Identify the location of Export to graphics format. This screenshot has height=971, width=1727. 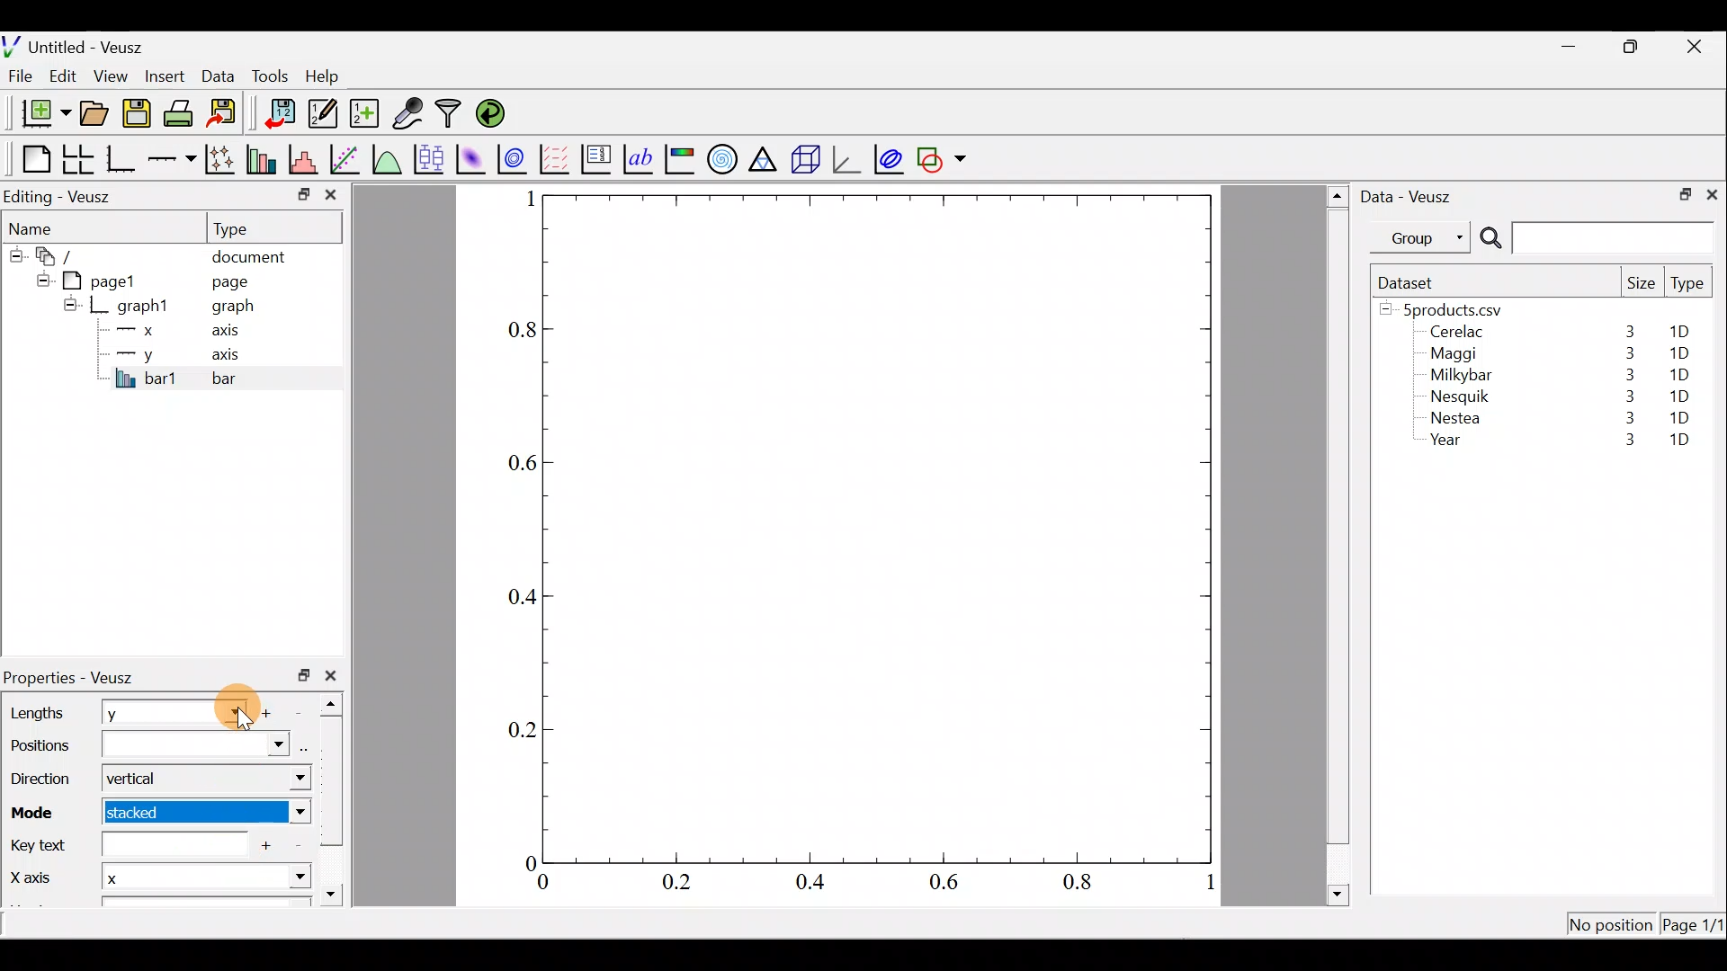
(228, 114).